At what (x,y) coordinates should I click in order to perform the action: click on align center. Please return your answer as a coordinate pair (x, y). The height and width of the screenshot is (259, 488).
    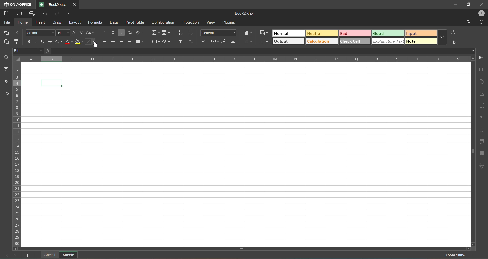
    Looking at the image, I should click on (114, 41).